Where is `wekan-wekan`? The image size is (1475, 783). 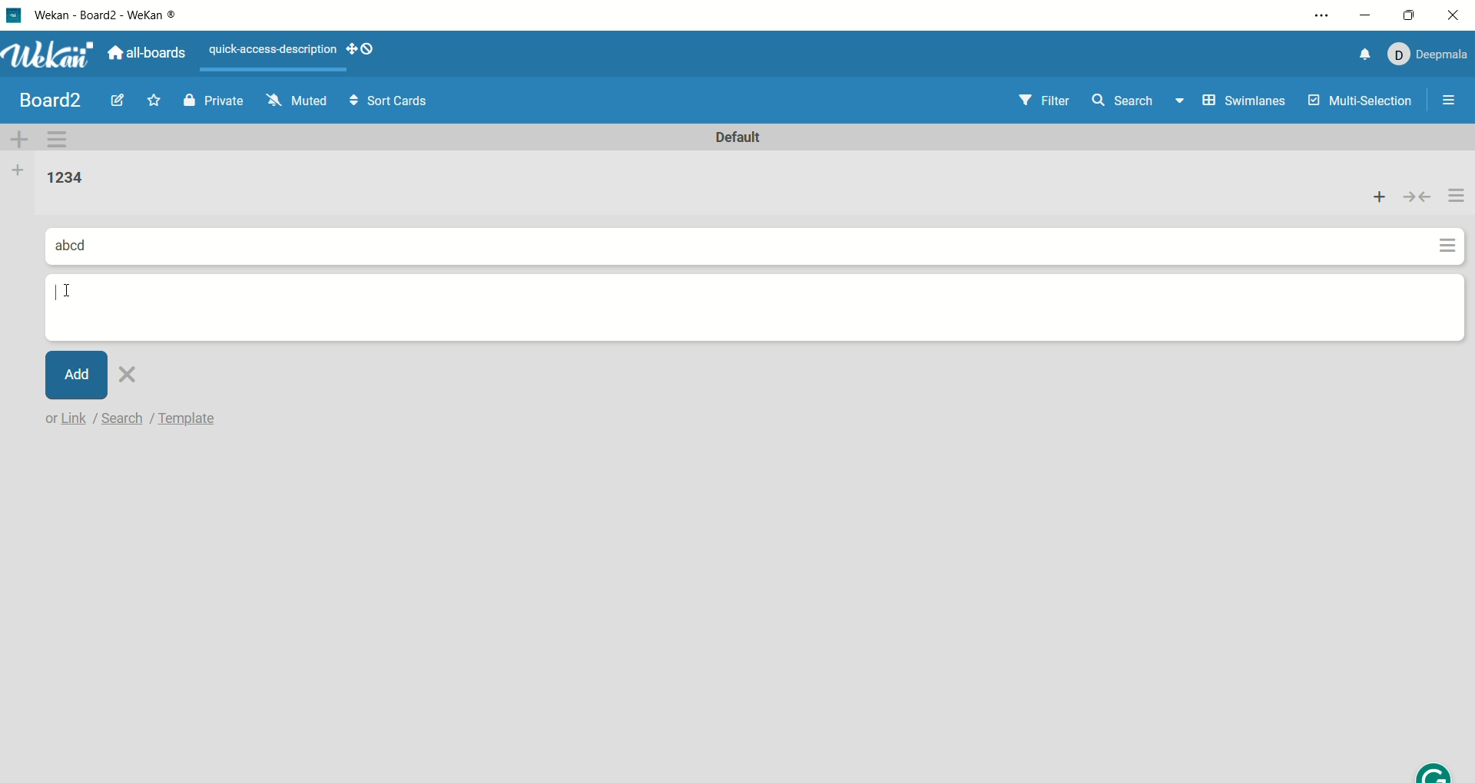
wekan-wekan is located at coordinates (111, 17).